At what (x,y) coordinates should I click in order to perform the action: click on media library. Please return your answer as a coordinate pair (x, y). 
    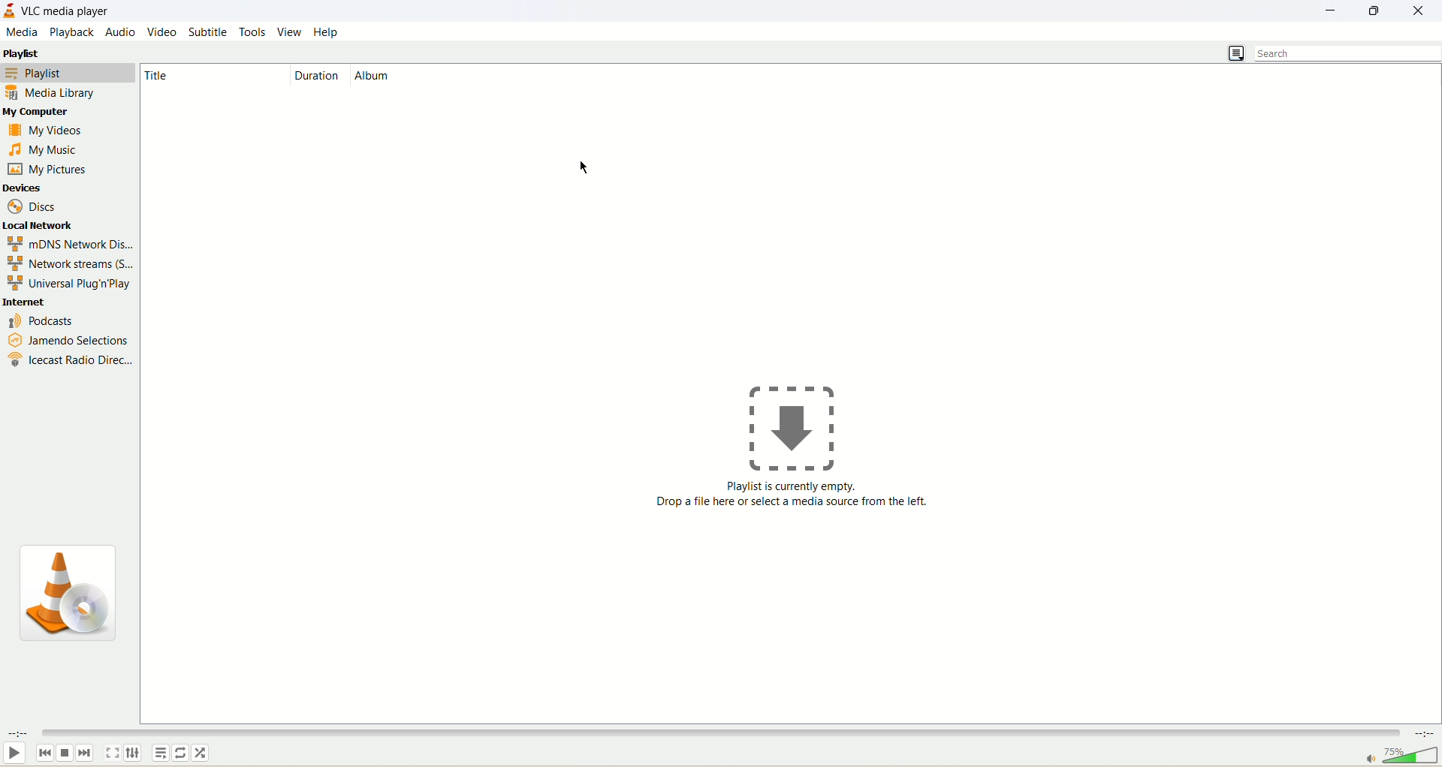
    Looking at the image, I should click on (50, 92).